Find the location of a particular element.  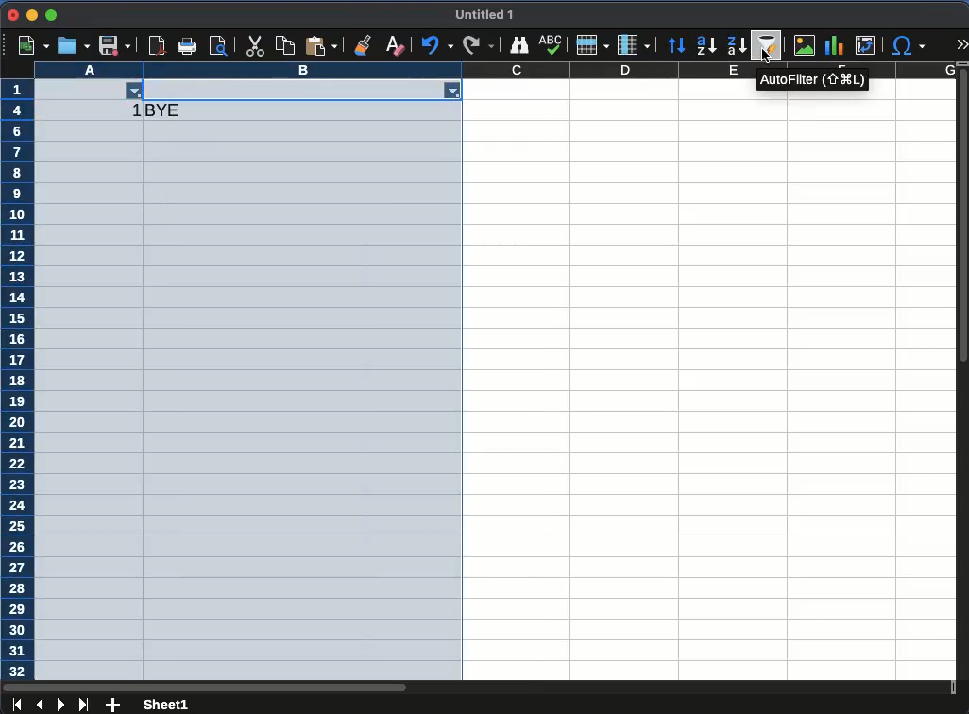

finder is located at coordinates (519, 45).